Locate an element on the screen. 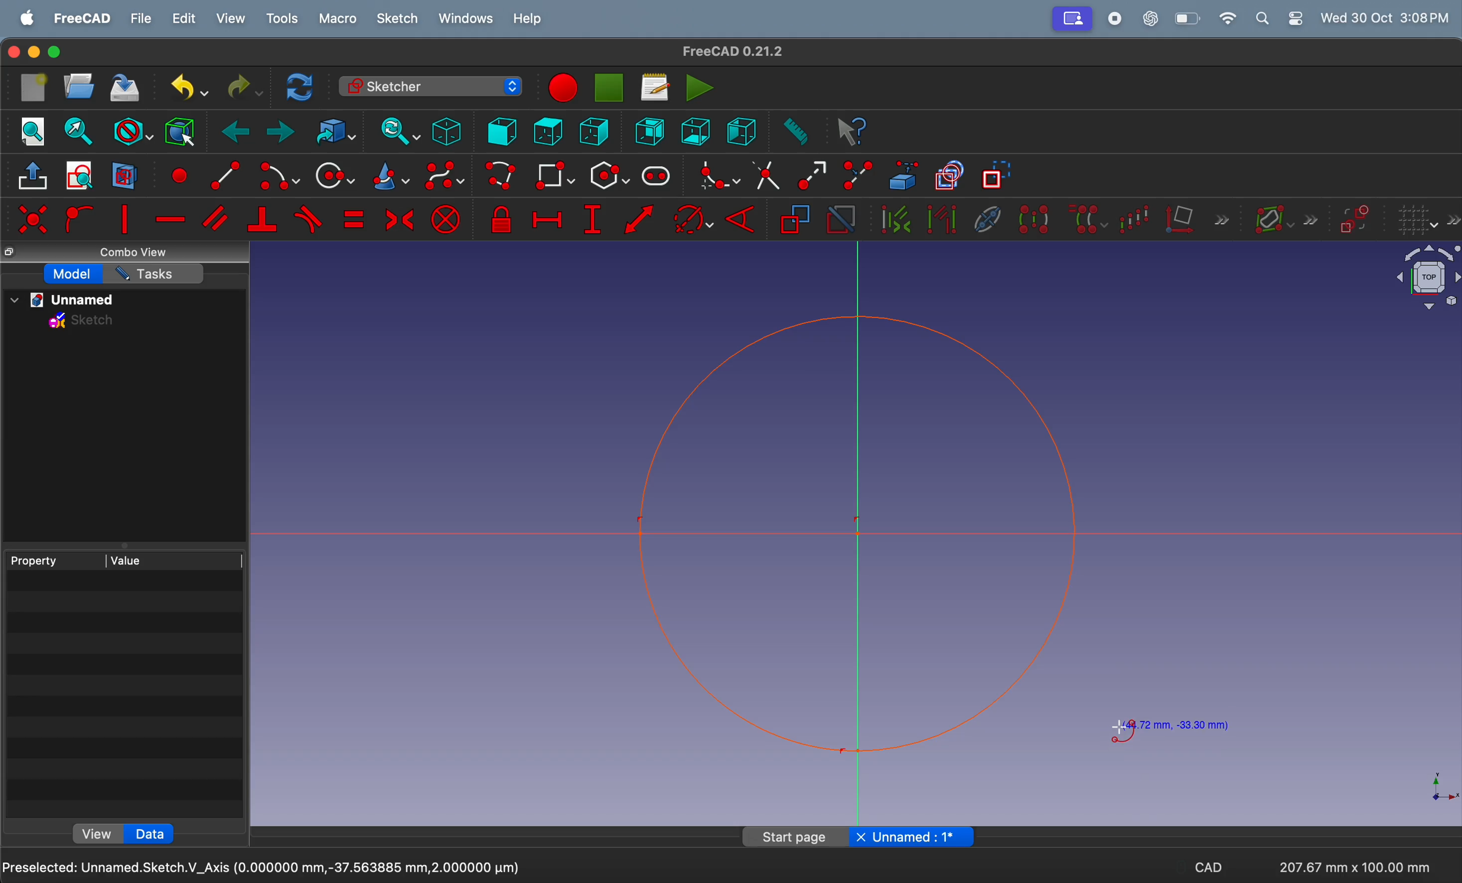 The image size is (1462, 883). save is located at coordinates (126, 90).